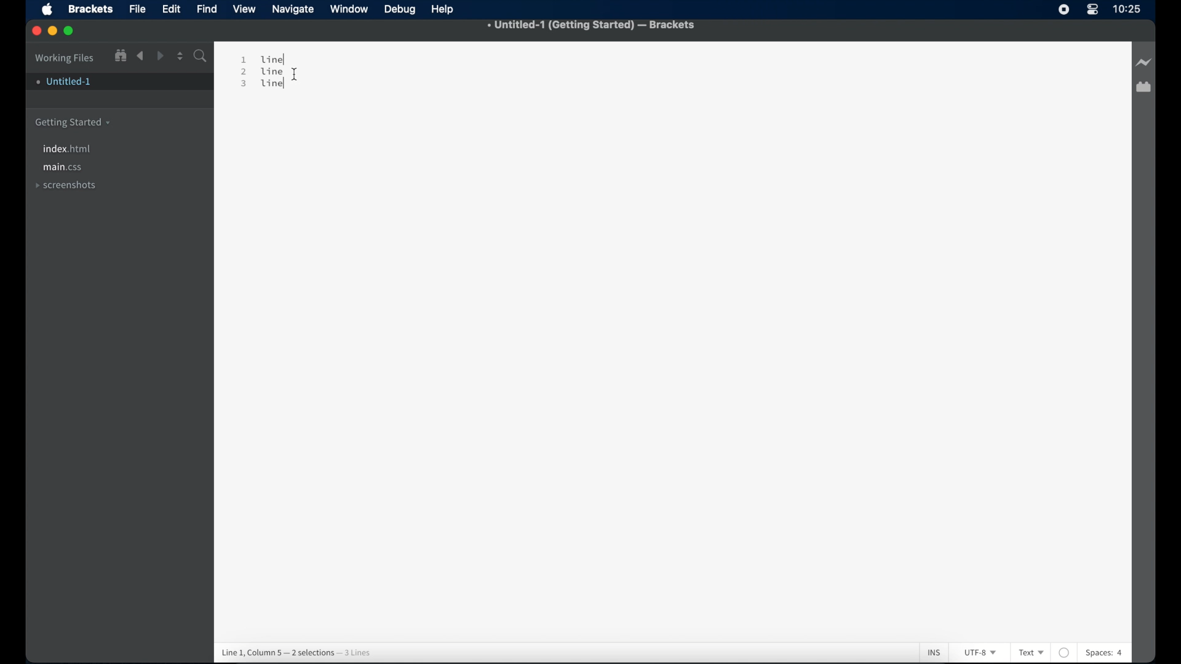 This screenshot has width=1181, height=664. I want to click on control center, so click(1093, 10).